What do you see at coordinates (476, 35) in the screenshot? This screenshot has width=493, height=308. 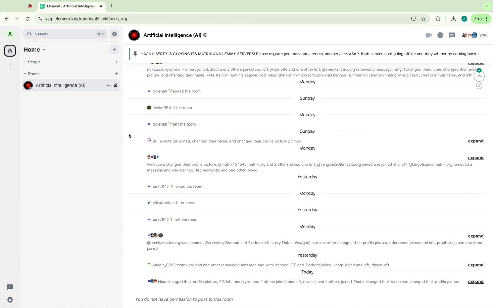 I see `people` at bounding box center [476, 35].